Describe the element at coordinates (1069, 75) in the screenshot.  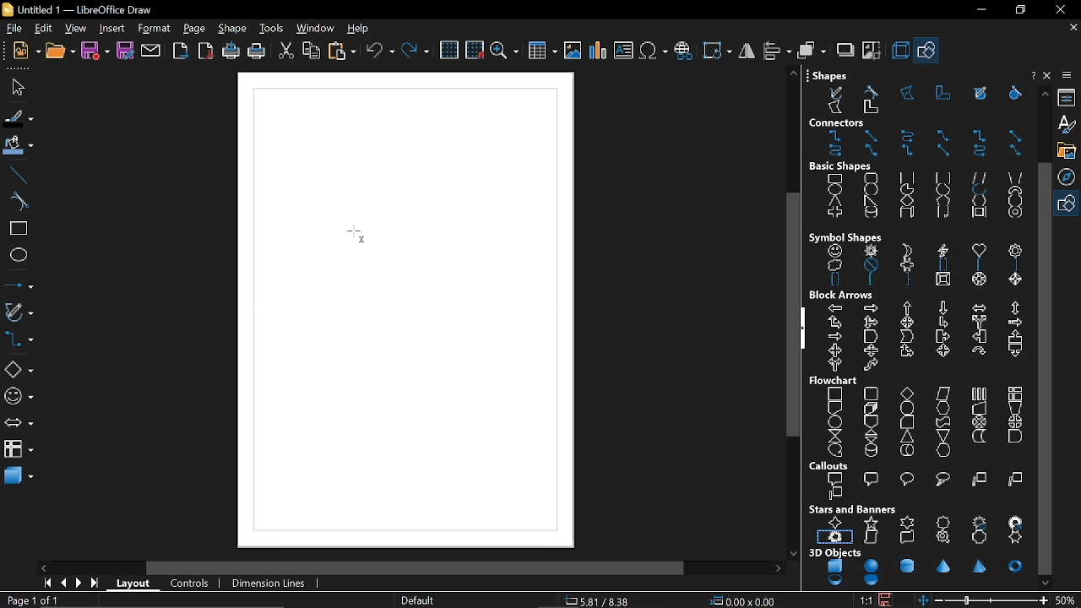
I see `Sidebar settings` at that location.